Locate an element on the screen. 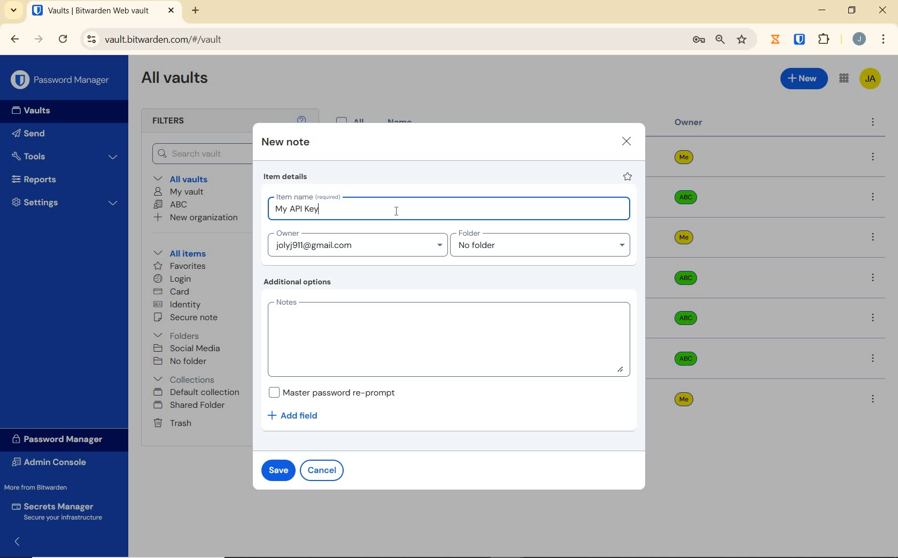  Password Manager is located at coordinates (61, 439).